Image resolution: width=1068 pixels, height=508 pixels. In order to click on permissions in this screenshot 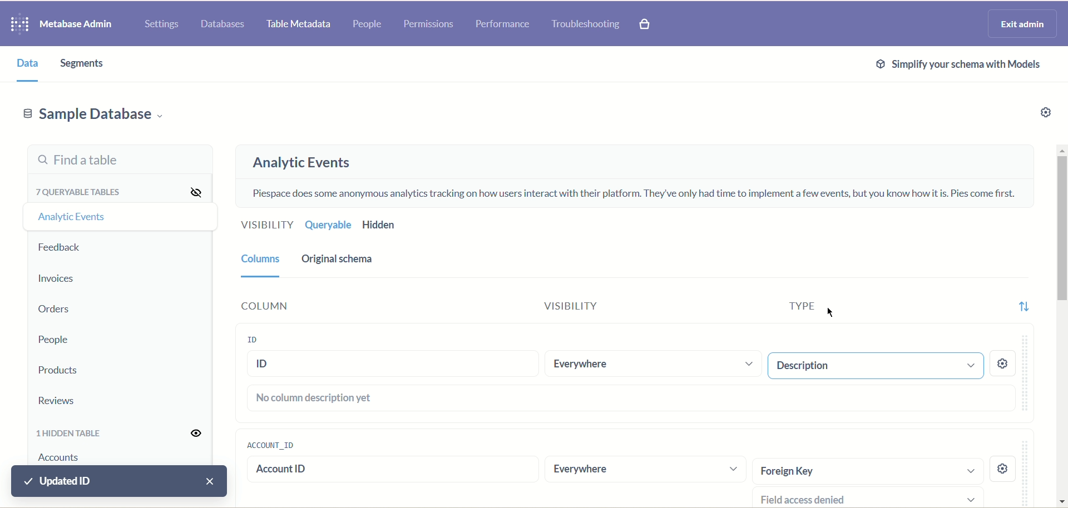, I will do `click(429, 24)`.